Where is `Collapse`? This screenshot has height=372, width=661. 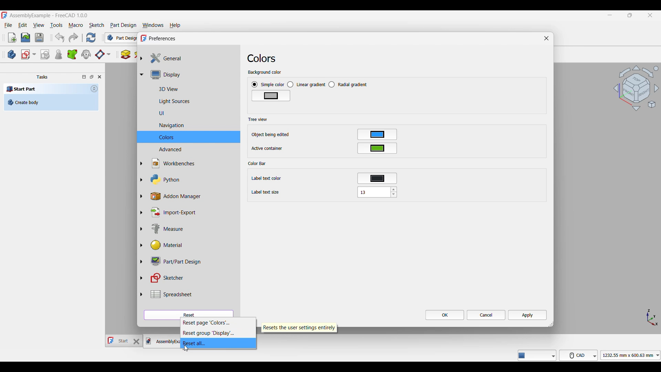
Collapse is located at coordinates (94, 89).